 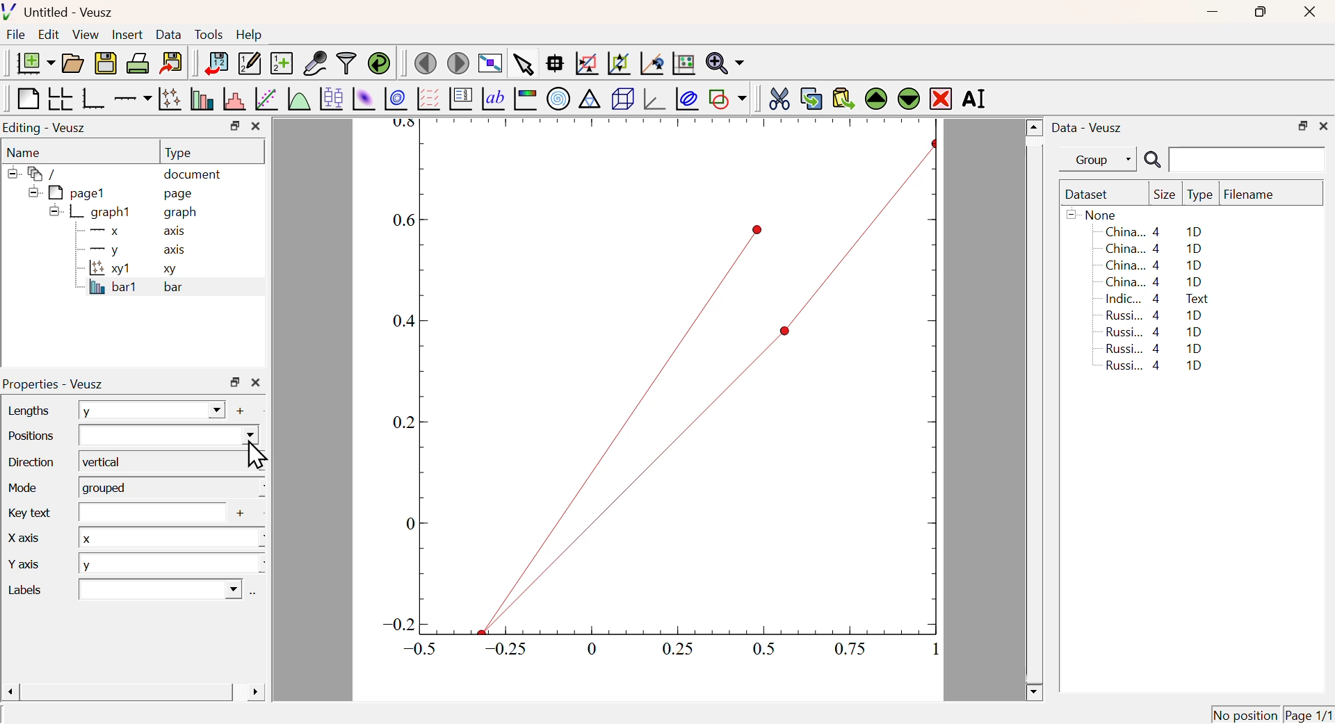 I want to click on Type, so click(x=1200, y=195).